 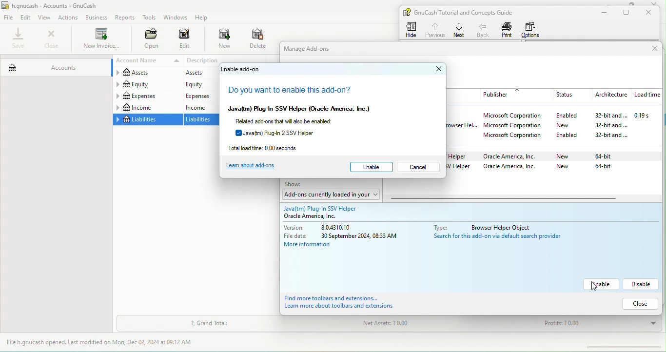 What do you see at coordinates (516, 95) in the screenshot?
I see `publisher` at bounding box center [516, 95].